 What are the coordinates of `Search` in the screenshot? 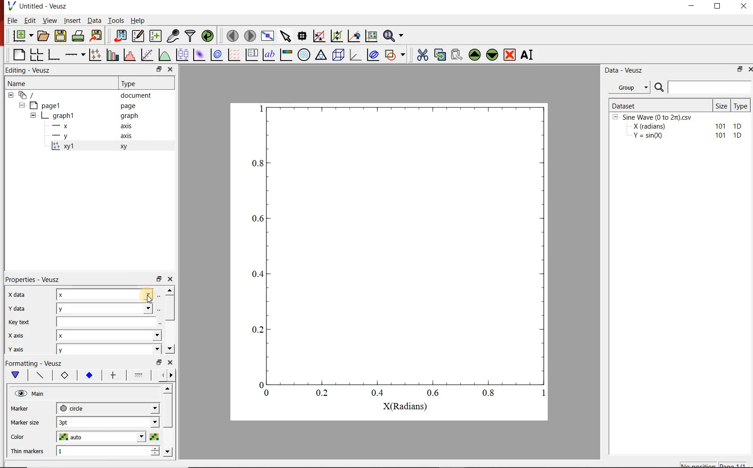 It's located at (703, 87).